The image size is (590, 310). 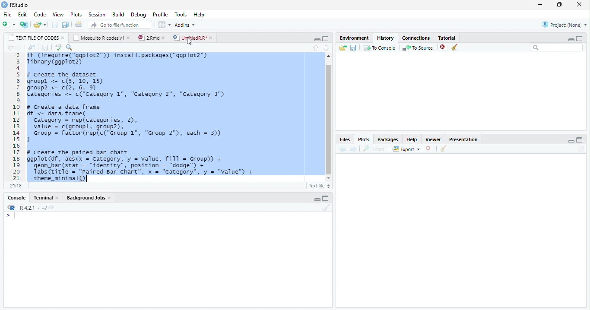 What do you see at coordinates (58, 47) in the screenshot?
I see `corect spellings` at bounding box center [58, 47].